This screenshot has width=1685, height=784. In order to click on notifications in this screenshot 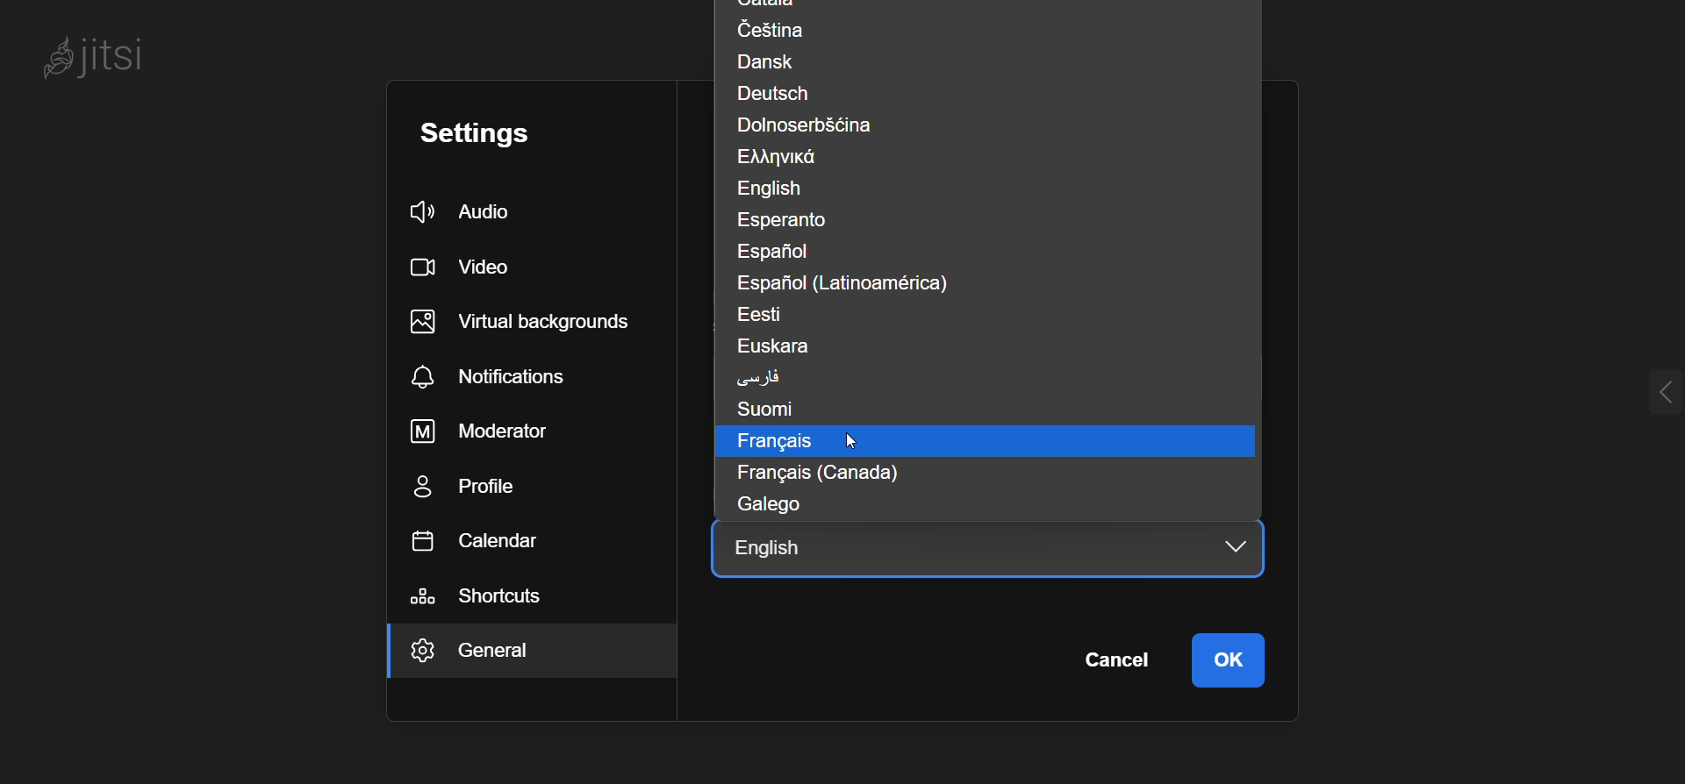, I will do `click(500, 377)`.